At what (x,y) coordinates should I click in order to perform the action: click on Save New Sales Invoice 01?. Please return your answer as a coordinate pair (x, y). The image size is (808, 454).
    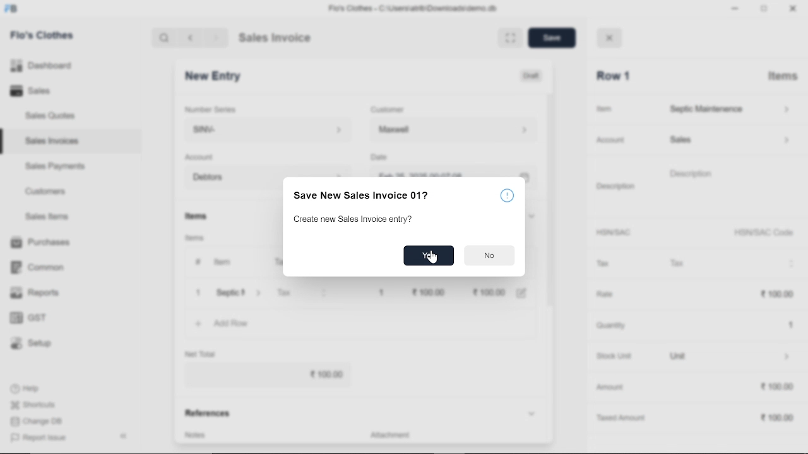
    Looking at the image, I should click on (365, 195).